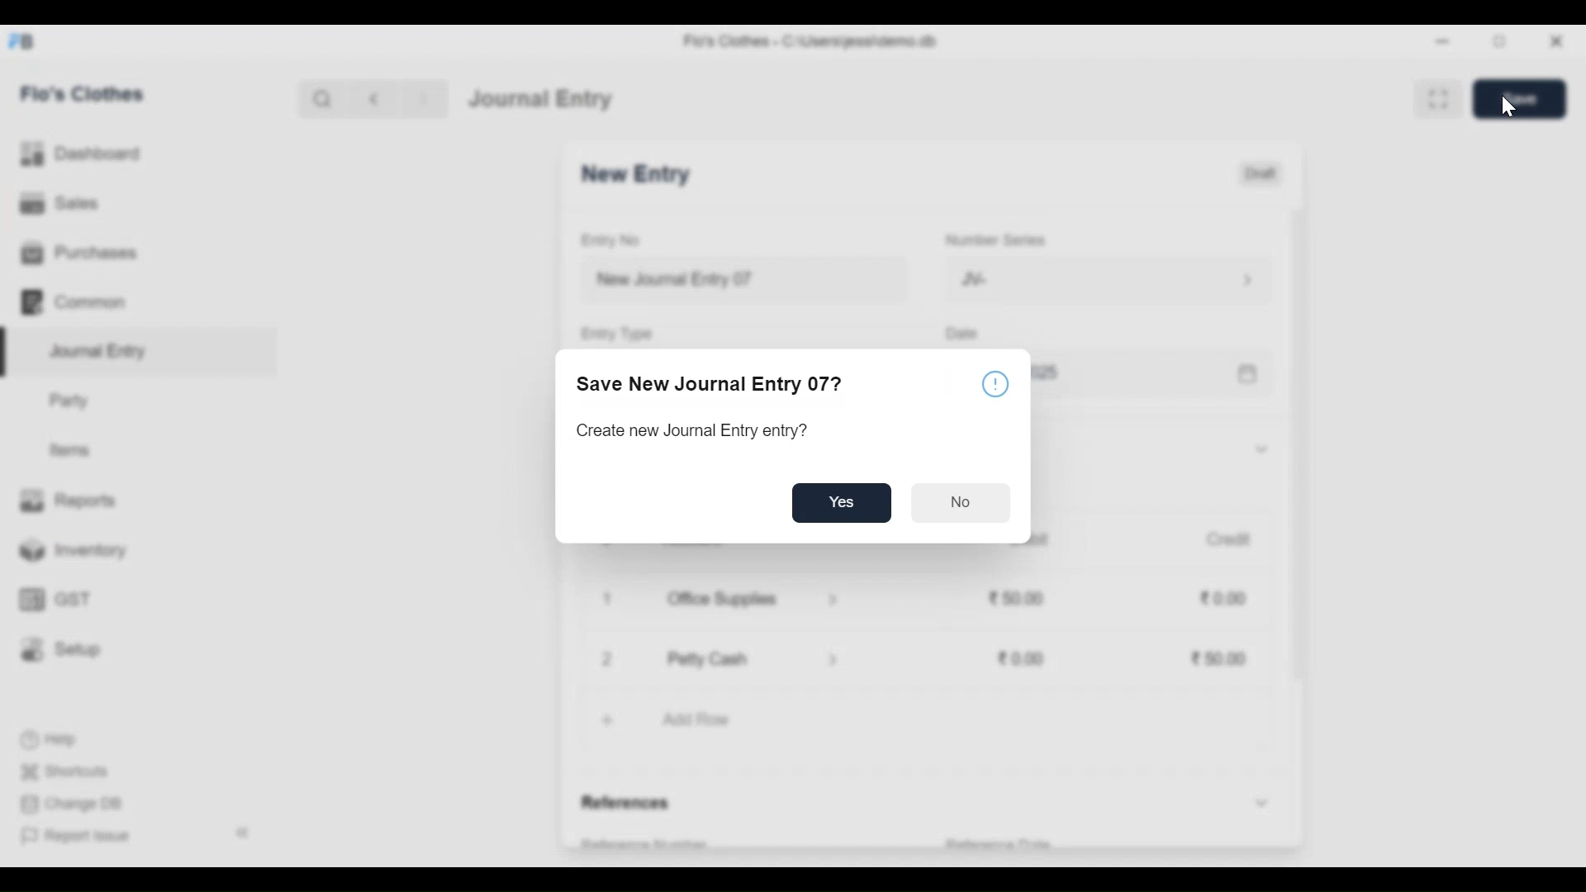 The image size is (1586, 892). Describe the element at coordinates (714, 386) in the screenshot. I see `Save New Journal Entry 07?` at that location.